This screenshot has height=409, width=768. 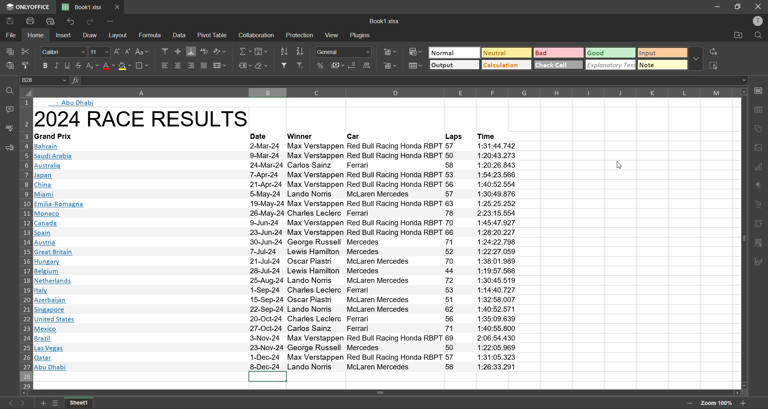 What do you see at coordinates (9, 111) in the screenshot?
I see `comments` at bounding box center [9, 111].